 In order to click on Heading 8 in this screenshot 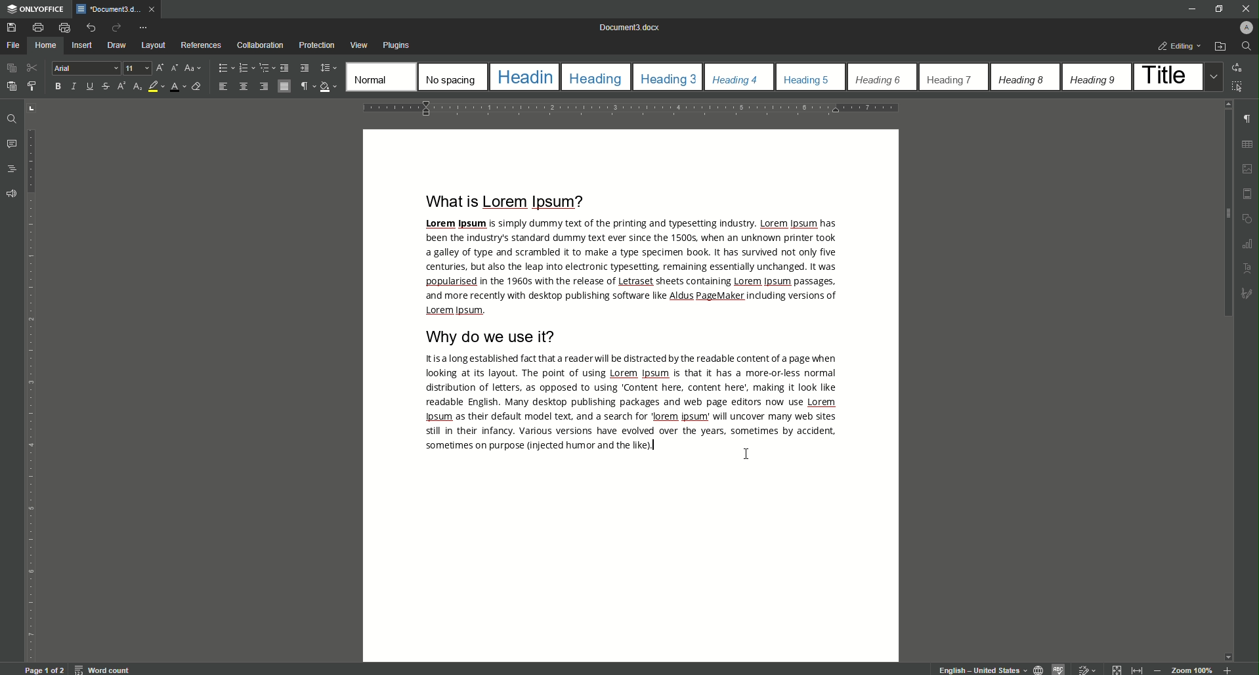, I will do `click(1022, 78)`.